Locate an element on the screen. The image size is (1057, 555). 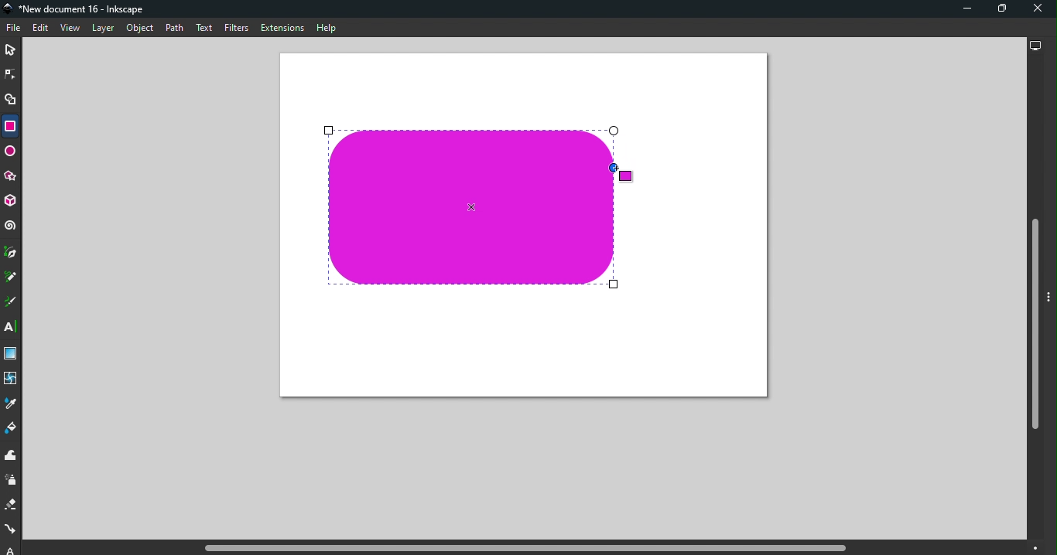
Maximize is located at coordinates (997, 11).